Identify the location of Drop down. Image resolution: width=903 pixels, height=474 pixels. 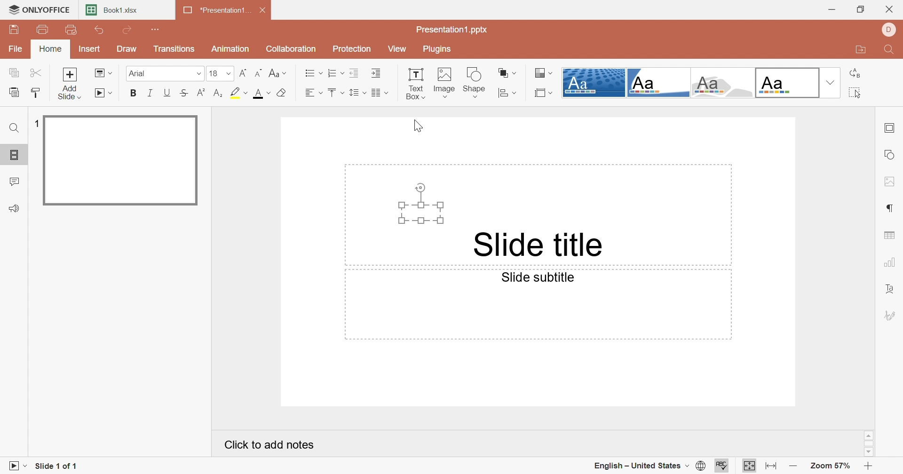
(830, 82).